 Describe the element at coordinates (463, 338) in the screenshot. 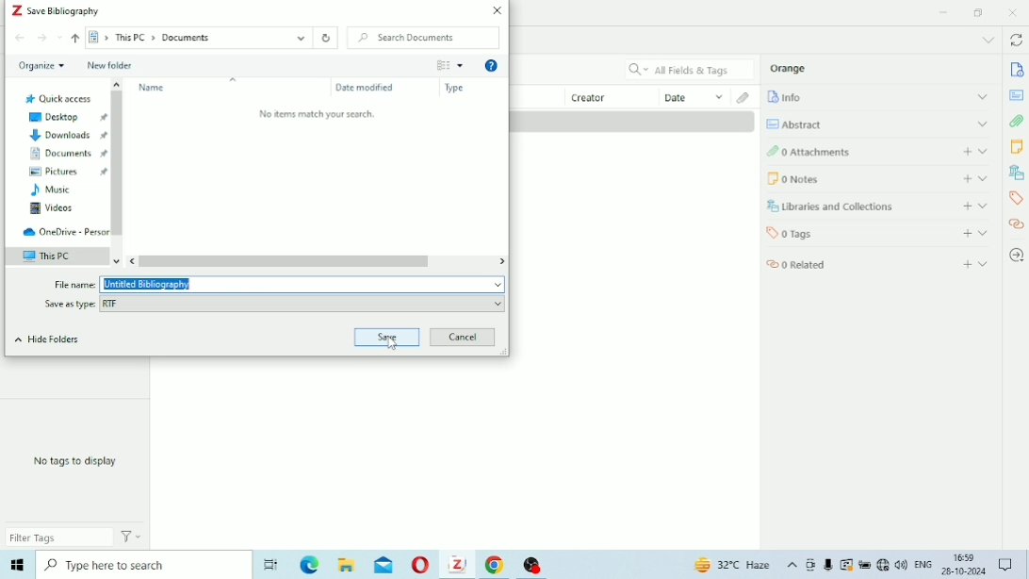

I see `Cancel` at that location.